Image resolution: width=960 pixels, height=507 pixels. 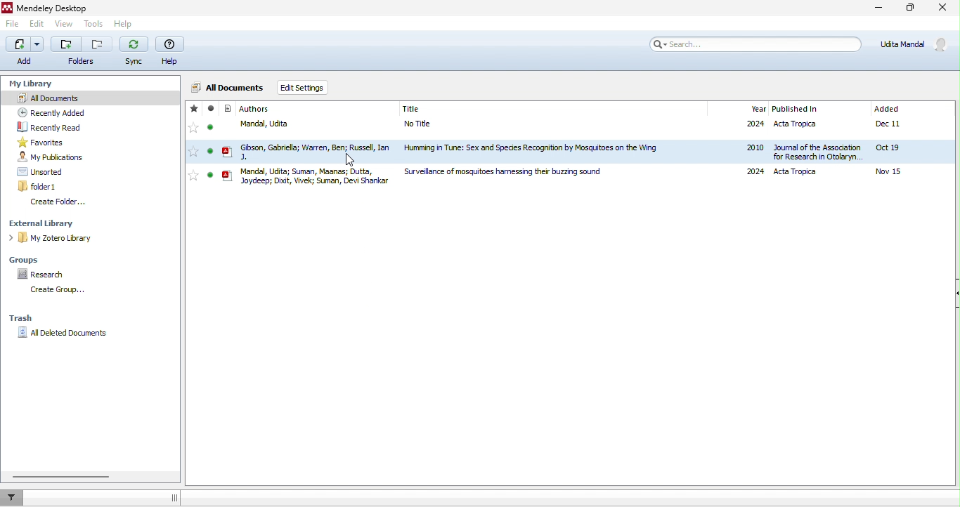 I want to click on view, so click(x=63, y=24).